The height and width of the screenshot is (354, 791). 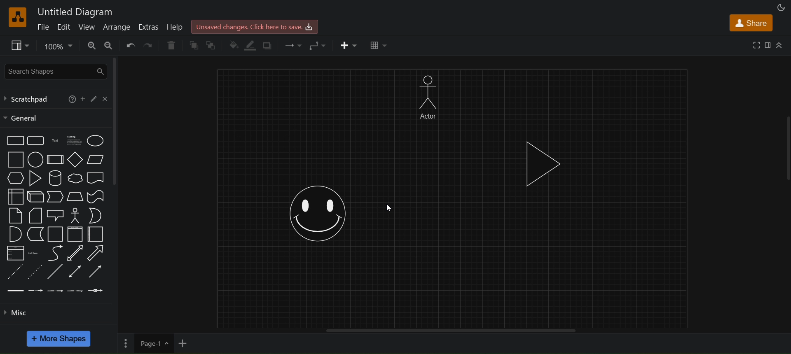 What do you see at coordinates (185, 343) in the screenshot?
I see `add new page` at bounding box center [185, 343].